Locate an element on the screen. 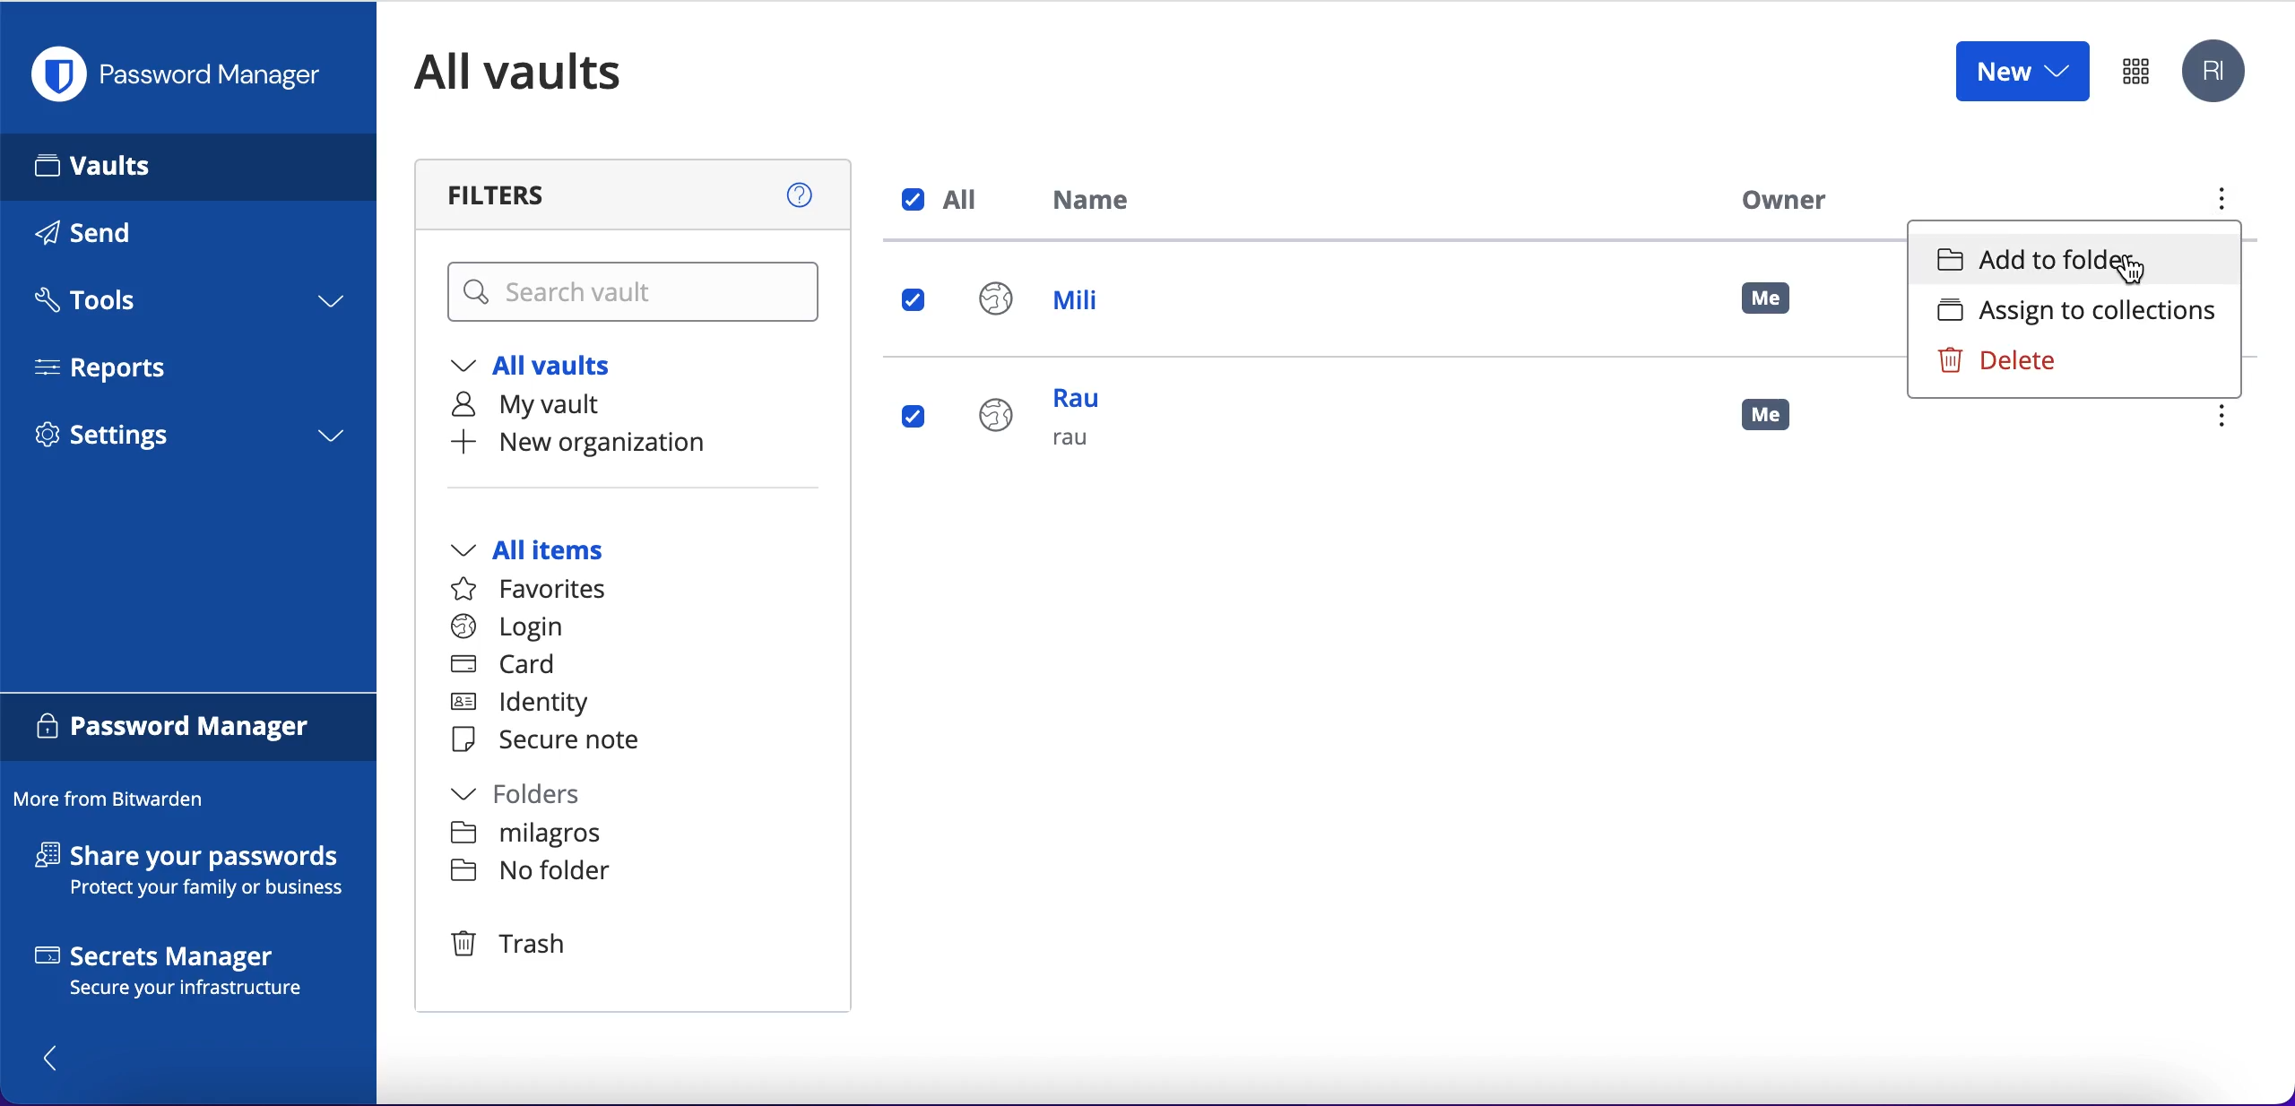 The image size is (2295, 1106). select login rau is located at coordinates (911, 417).